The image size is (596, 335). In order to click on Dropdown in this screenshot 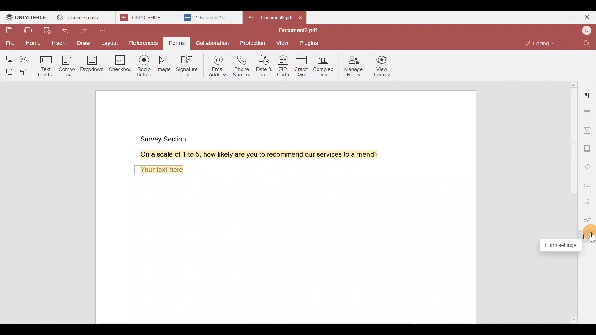, I will do `click(93, 63)`.